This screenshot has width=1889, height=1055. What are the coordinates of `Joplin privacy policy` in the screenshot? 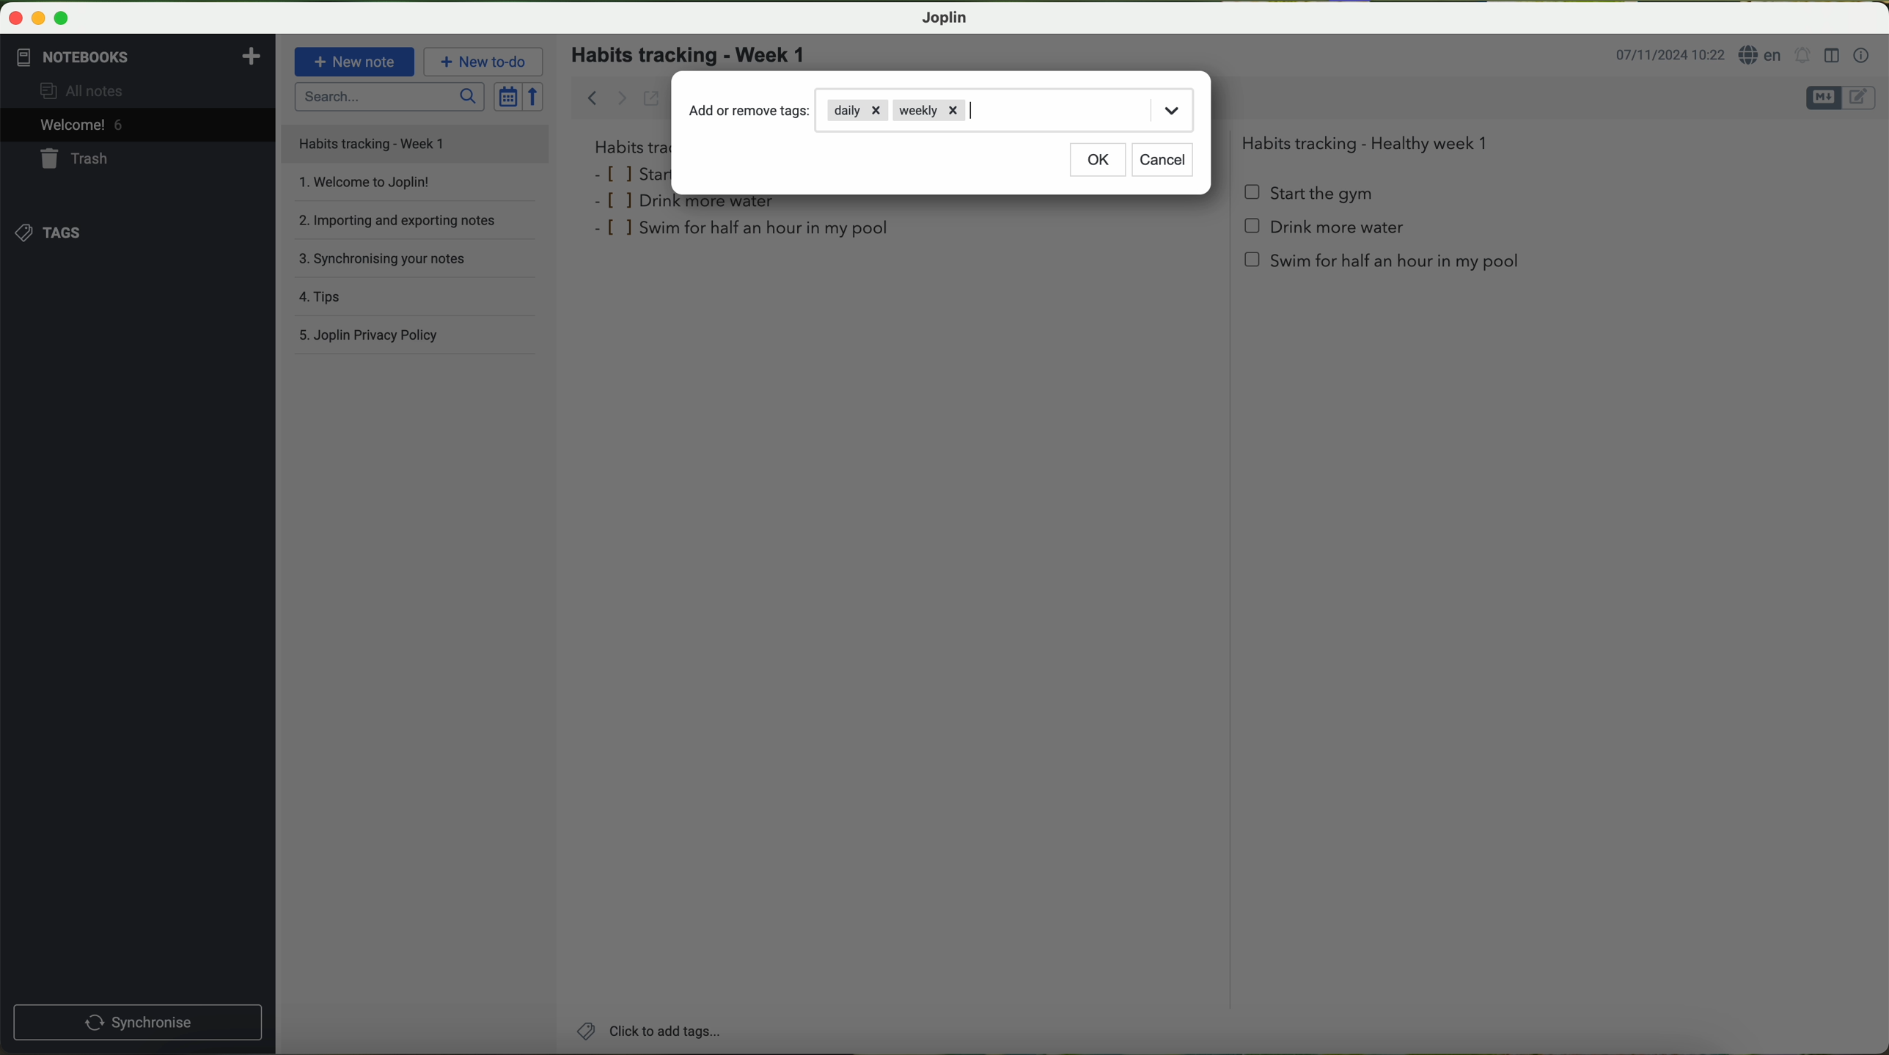 It's located at (417, 337).